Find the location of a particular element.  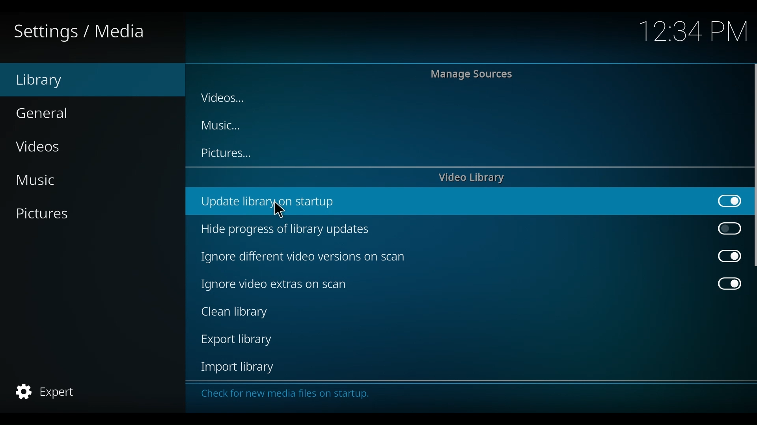

Toggle on/off Ignore video extras on scan is located at coordinates (727, 285).